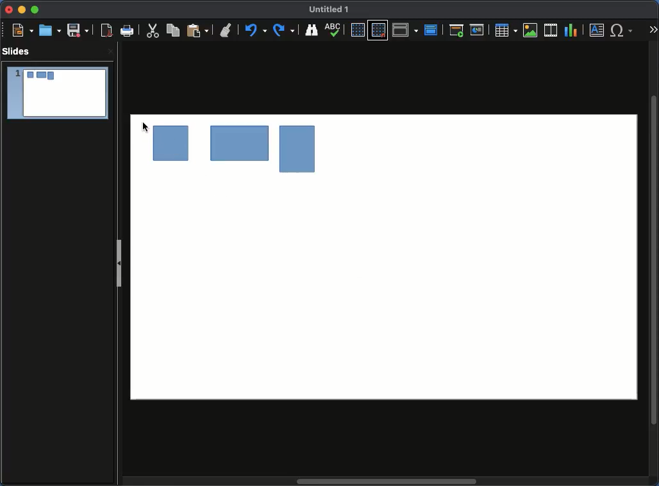 The height and width of the screenshot is (486, 659). What do you see at coordinates (34, 10) in the screenshot?
I see `Maximize` at bounding box center [34, 10].